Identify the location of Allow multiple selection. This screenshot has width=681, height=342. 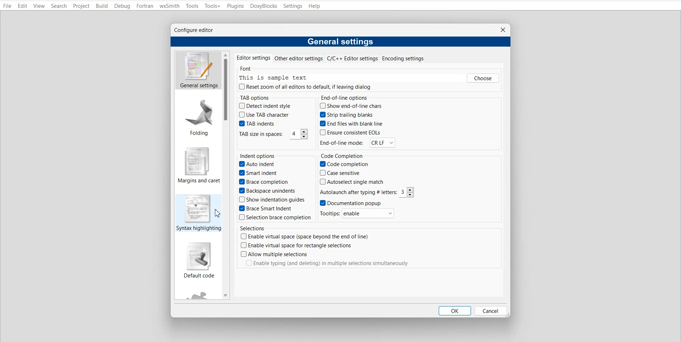
(273, 254).